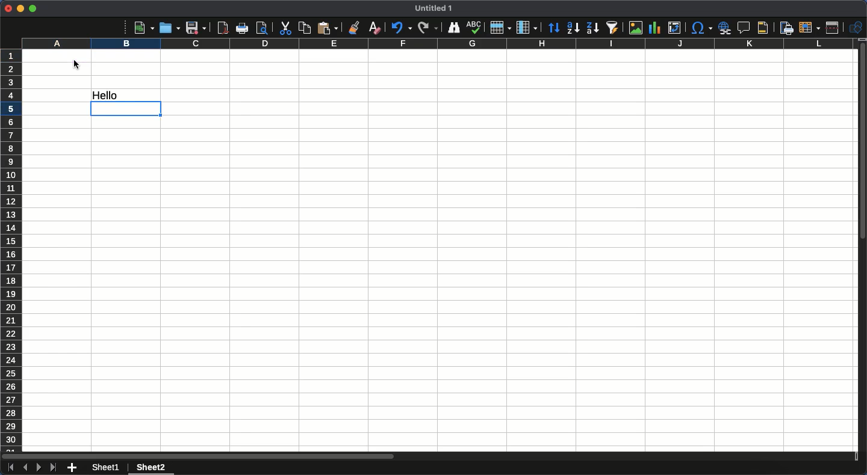 The image size is (867, 475). Describe the element at coordinates (375, 27) in the screenshot. I see `Clear formatting` at that location.